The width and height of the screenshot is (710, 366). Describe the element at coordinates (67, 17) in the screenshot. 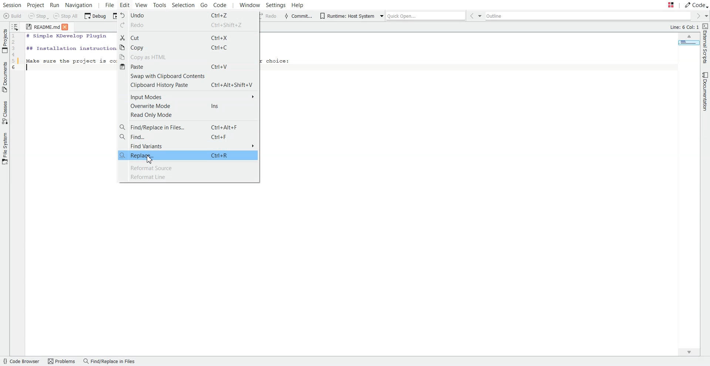

I see `Stop All` at that location.